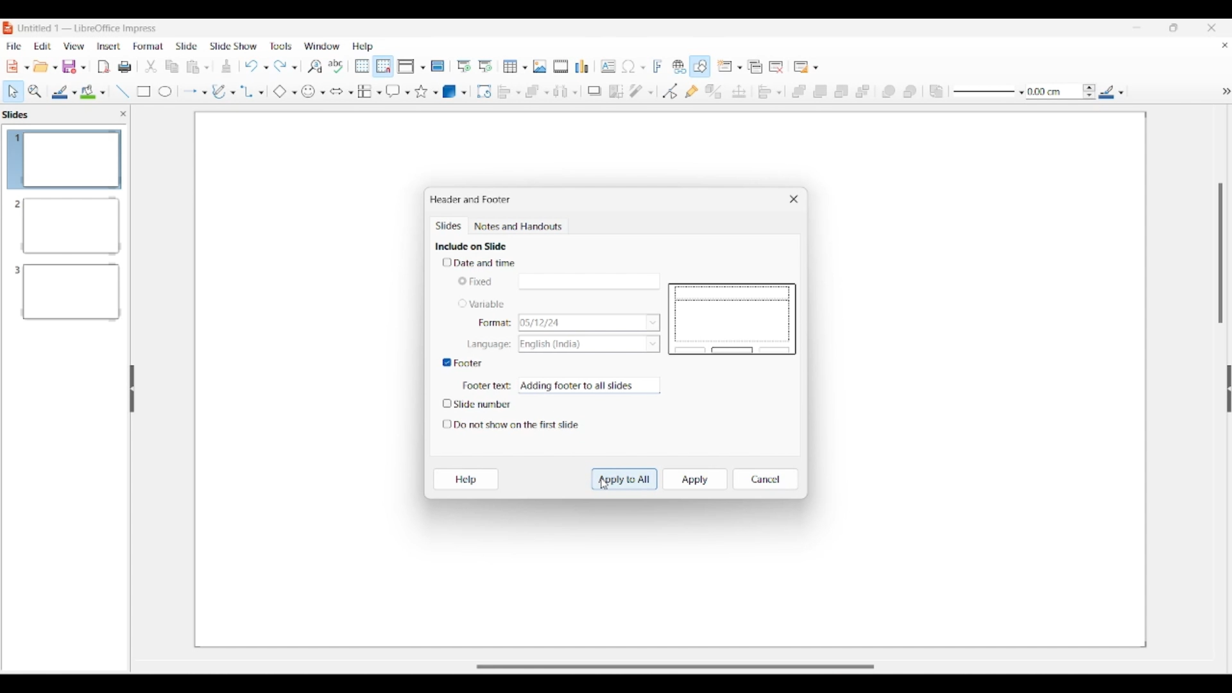  I want to click on Symbol shape options, so click(314, 92).